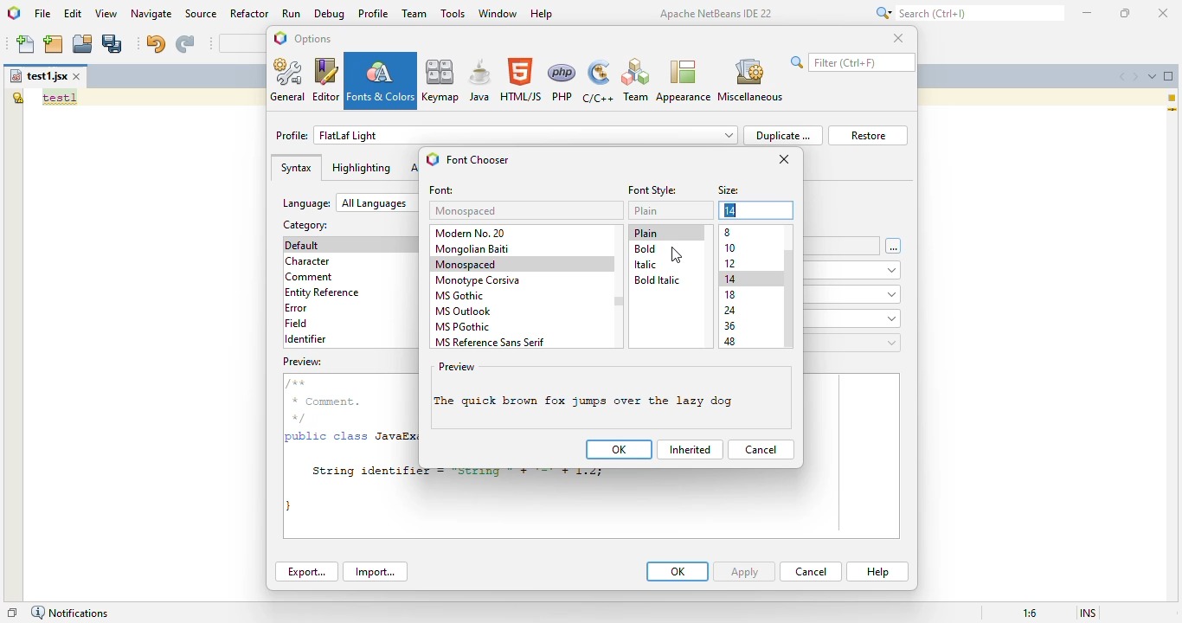 This screenshot has width=1182, height=623. I want to click on logo, so click(13, 12).